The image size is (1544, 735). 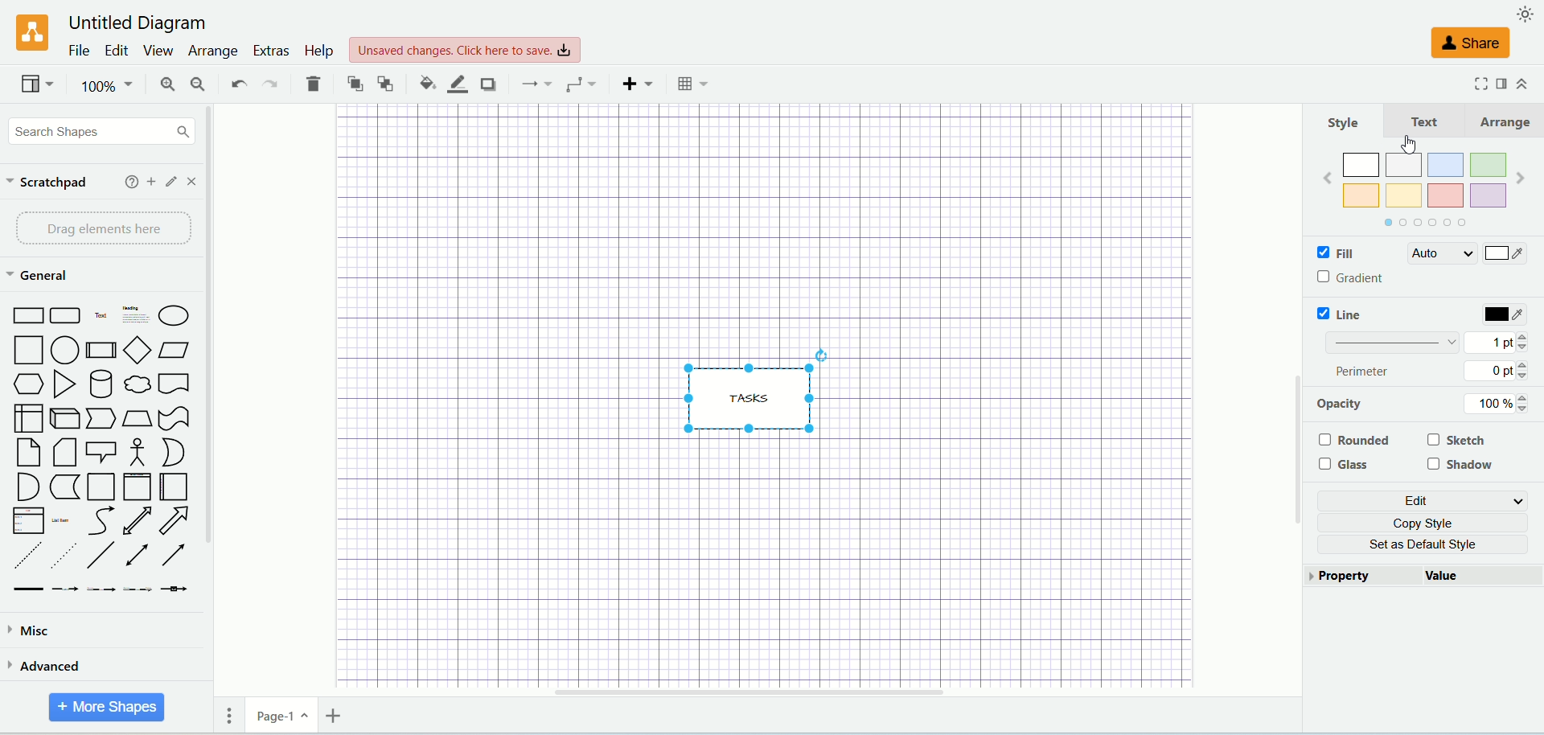 What do you see at coordinates (1508, 253) in the screenshot?
I see `color` at bounding box center [1508, 253].